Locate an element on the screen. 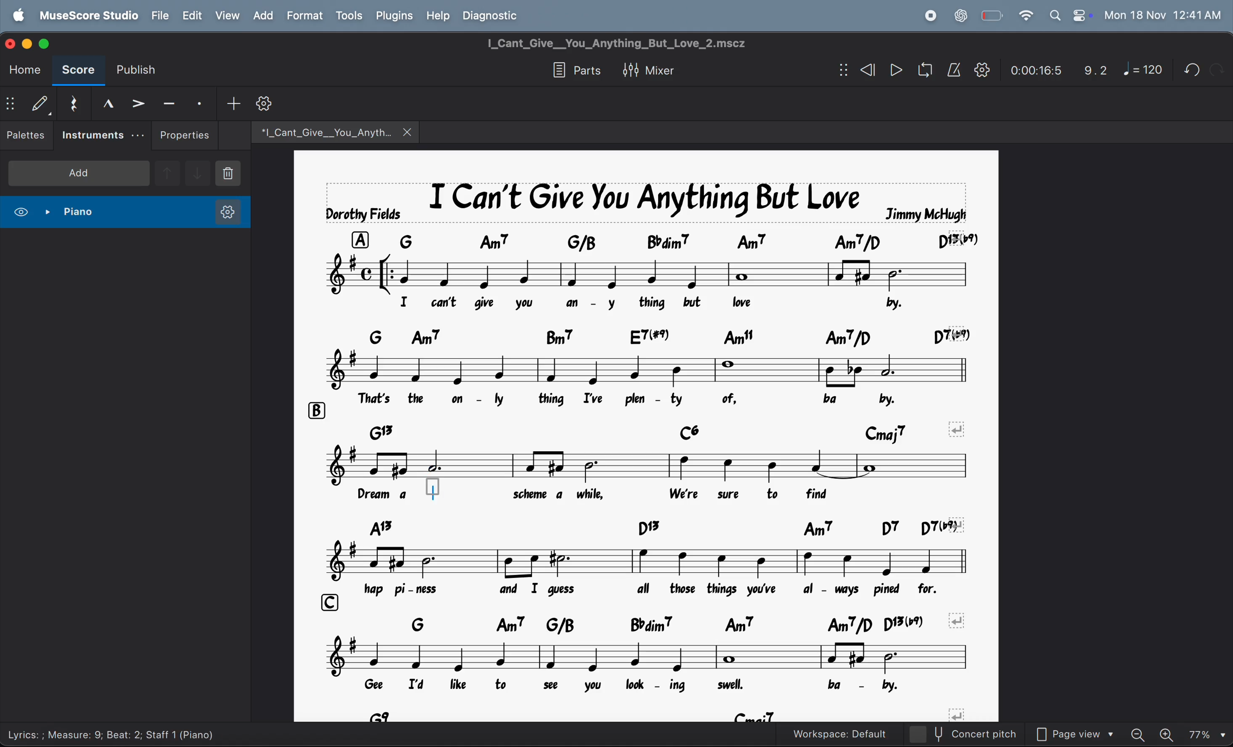 This screenshot has width=1233, height=747. publish is located at coordinates (135, 70).